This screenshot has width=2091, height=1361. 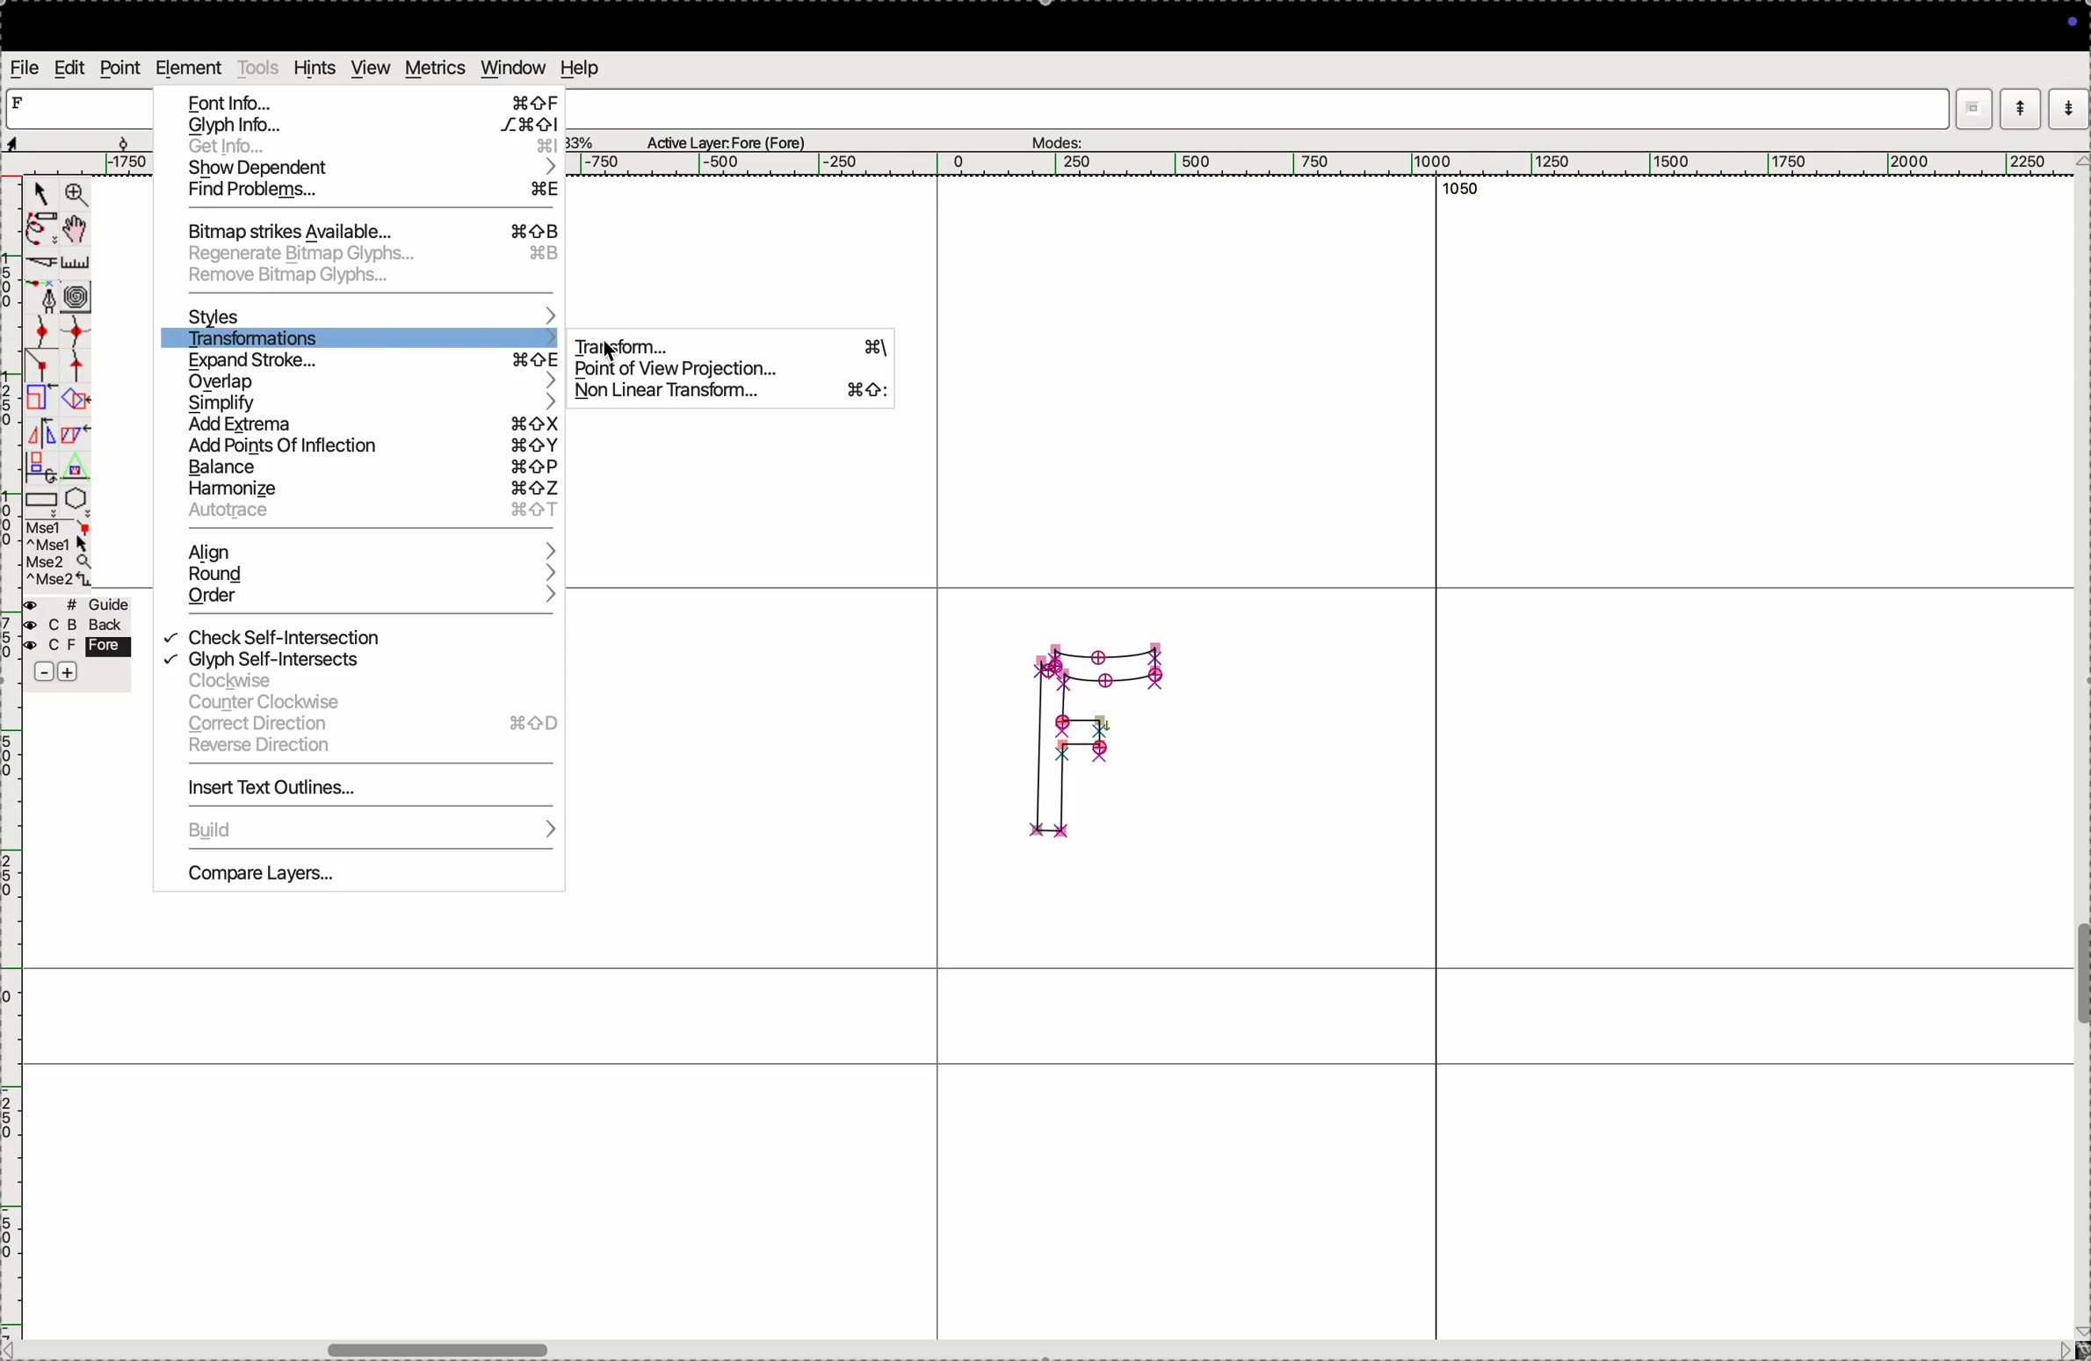 What do you see at coordinates (77, 229) in the screenshot?
I see `toggle` at bounding box center [77, 229].